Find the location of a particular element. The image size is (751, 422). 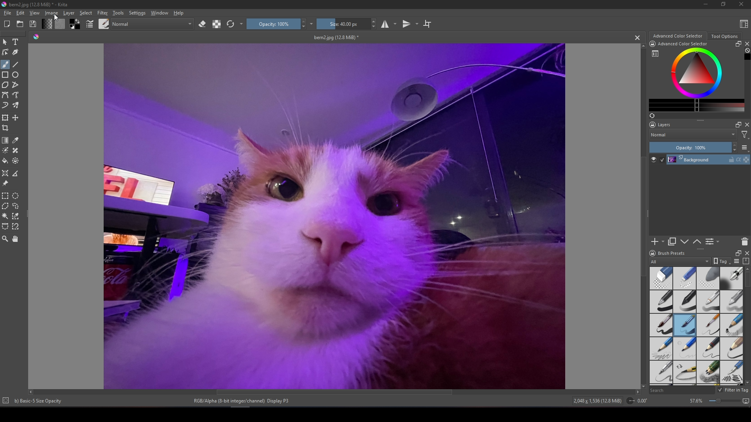

Tool options is located at coordinates (725, 36).